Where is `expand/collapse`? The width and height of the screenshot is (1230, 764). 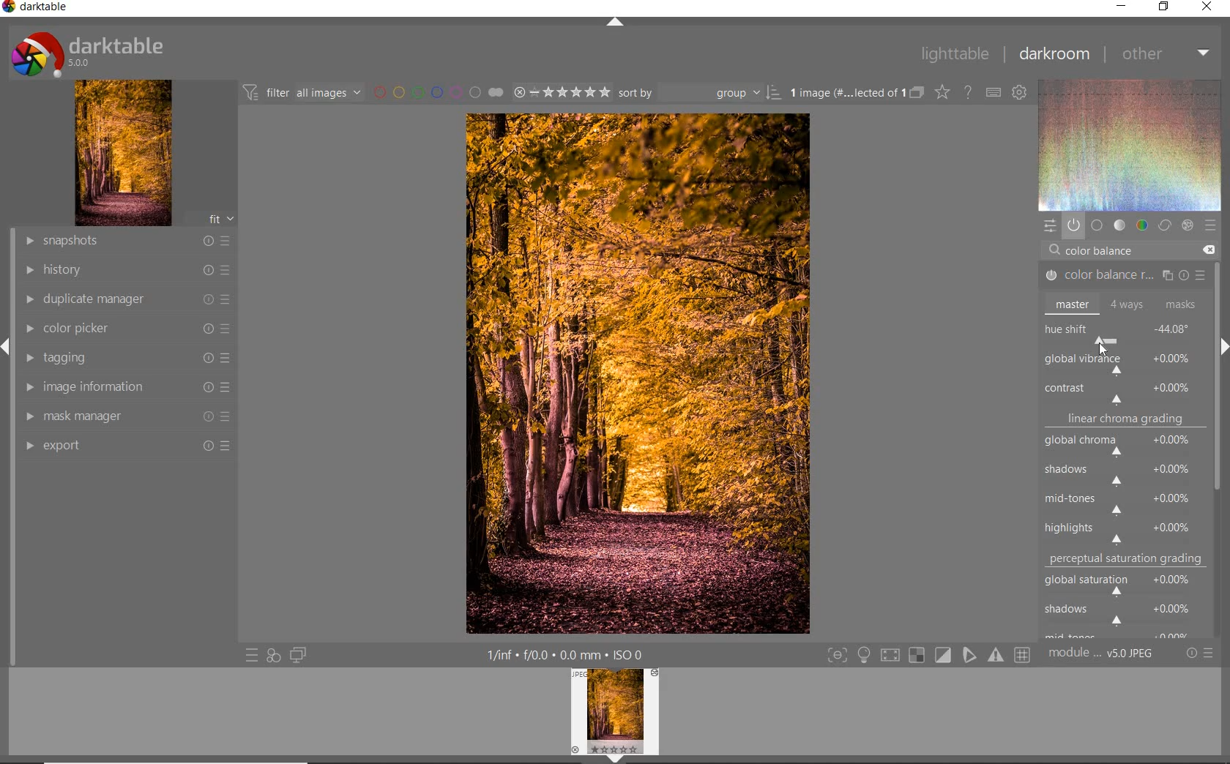 expand/collapse is located at coordinates (1223, 342).